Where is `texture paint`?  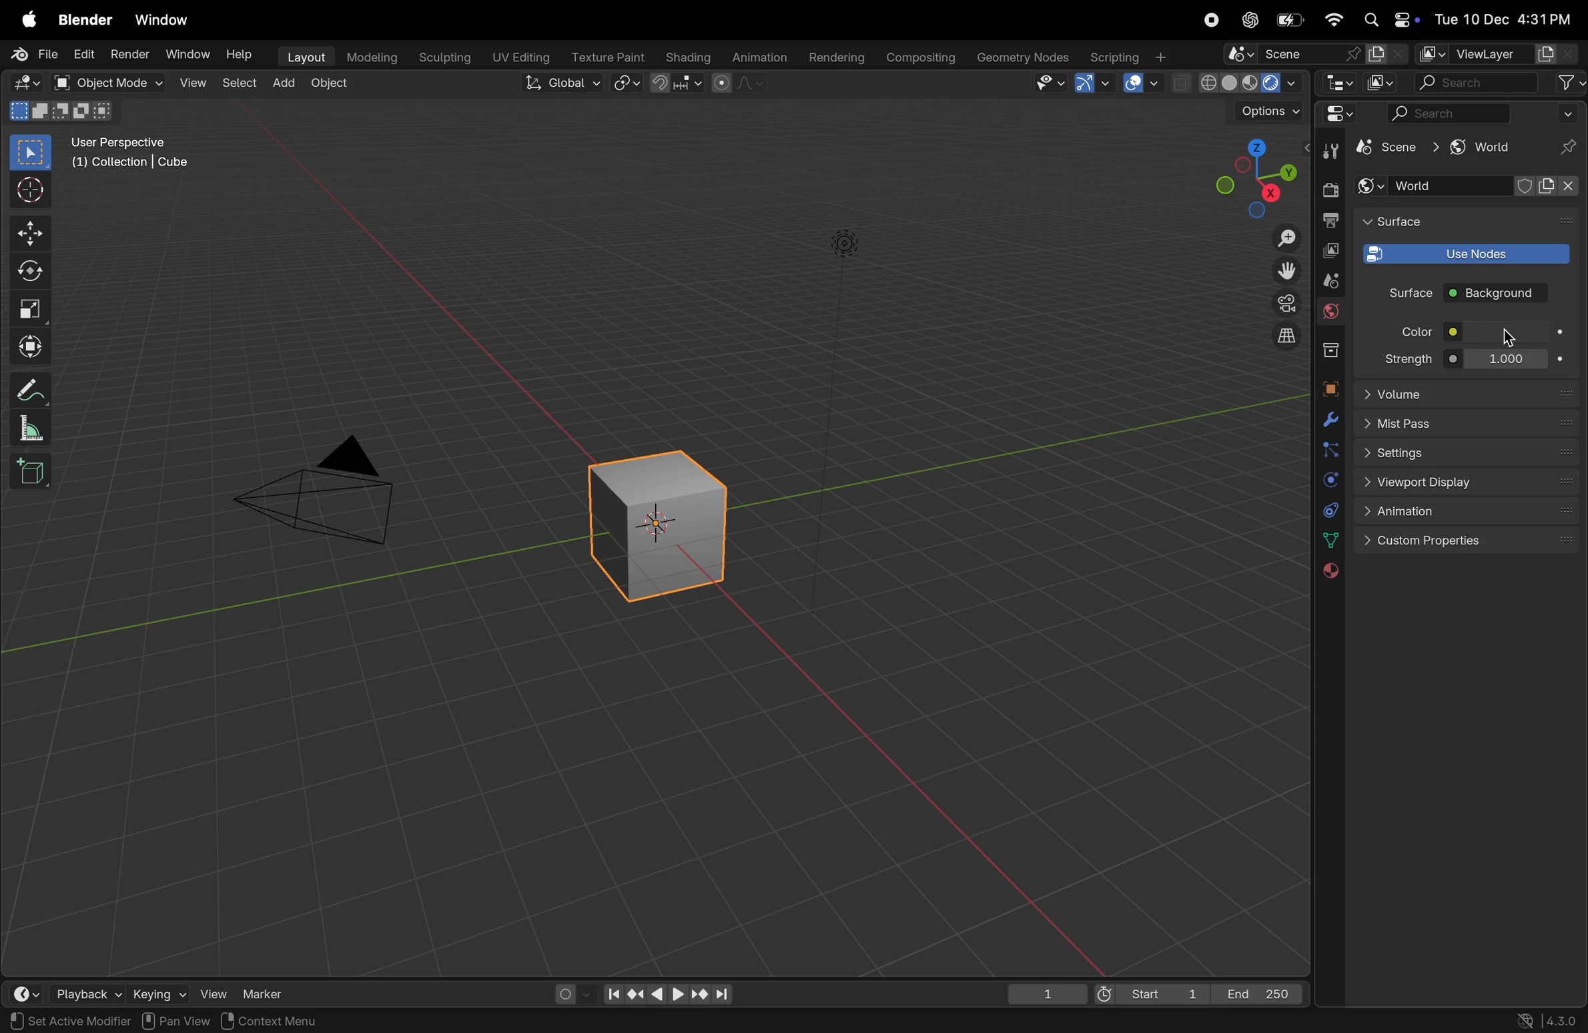 texture paint is located at coordinates (604, 55).